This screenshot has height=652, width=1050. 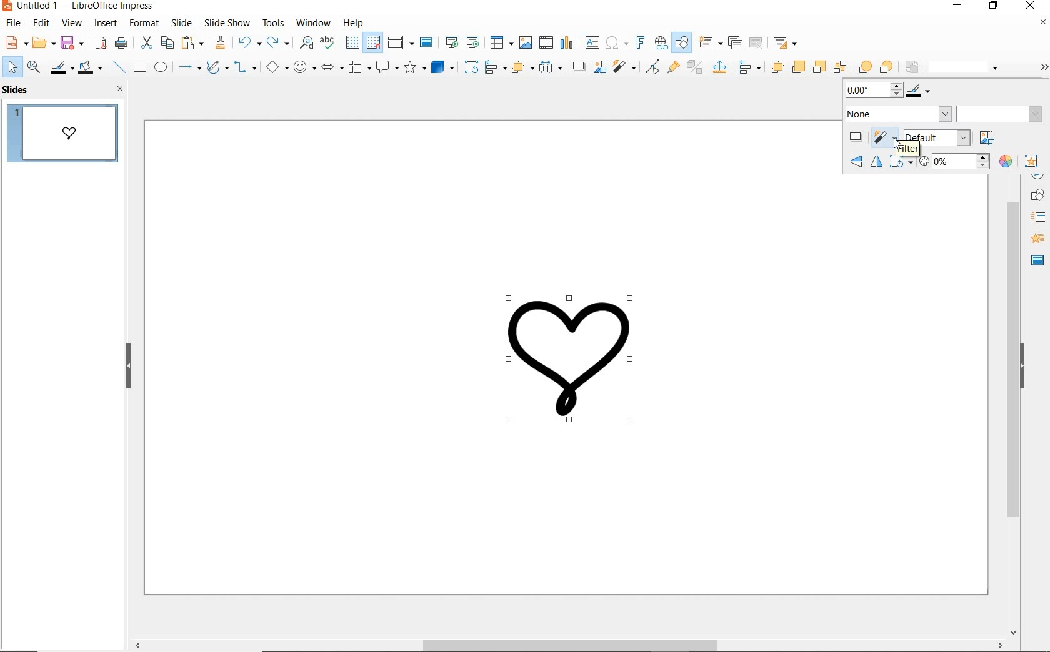 What do you see at coordinates (1011, 360) in the screenshot?
I see `Scroll` at bounding box center [1011, 360].